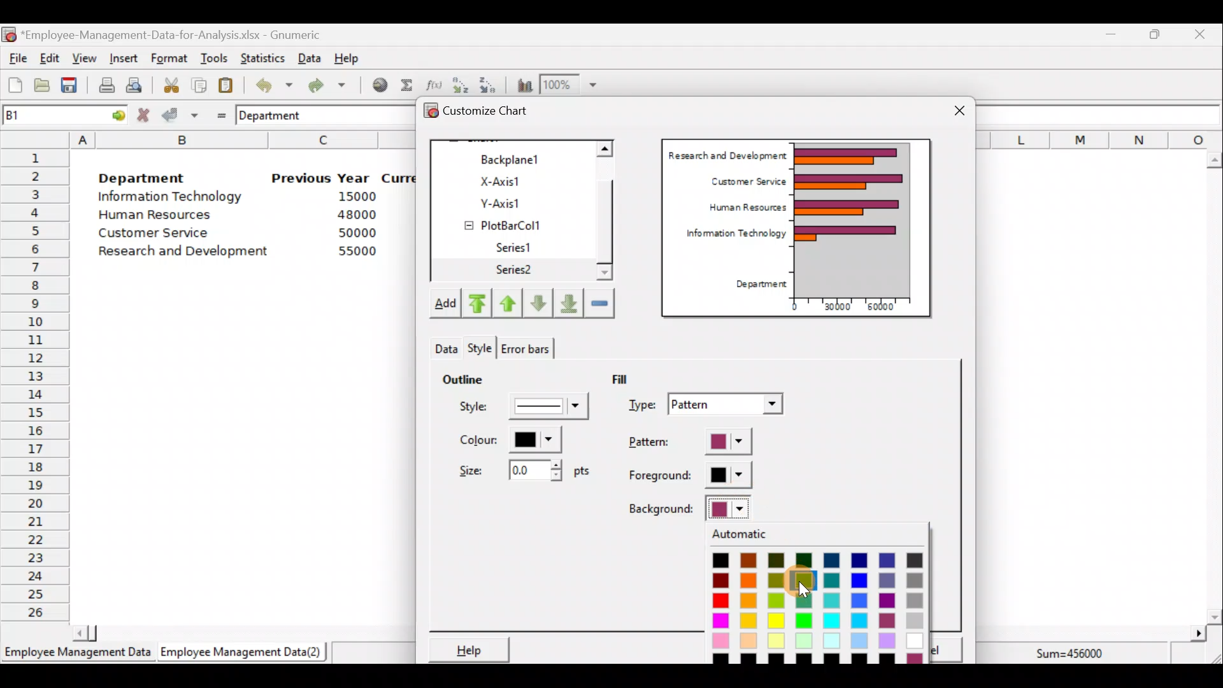 Image resolution: width=1223 pixels, height=688 pixels. I want to click on go to, so click(113, 113).